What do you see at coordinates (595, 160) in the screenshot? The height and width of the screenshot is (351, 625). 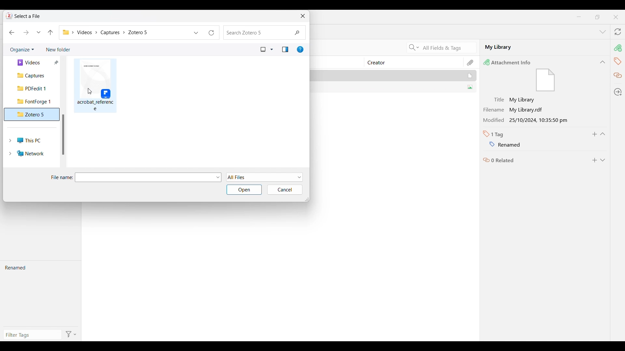 I see `Add` at bounding box center [595, 160].